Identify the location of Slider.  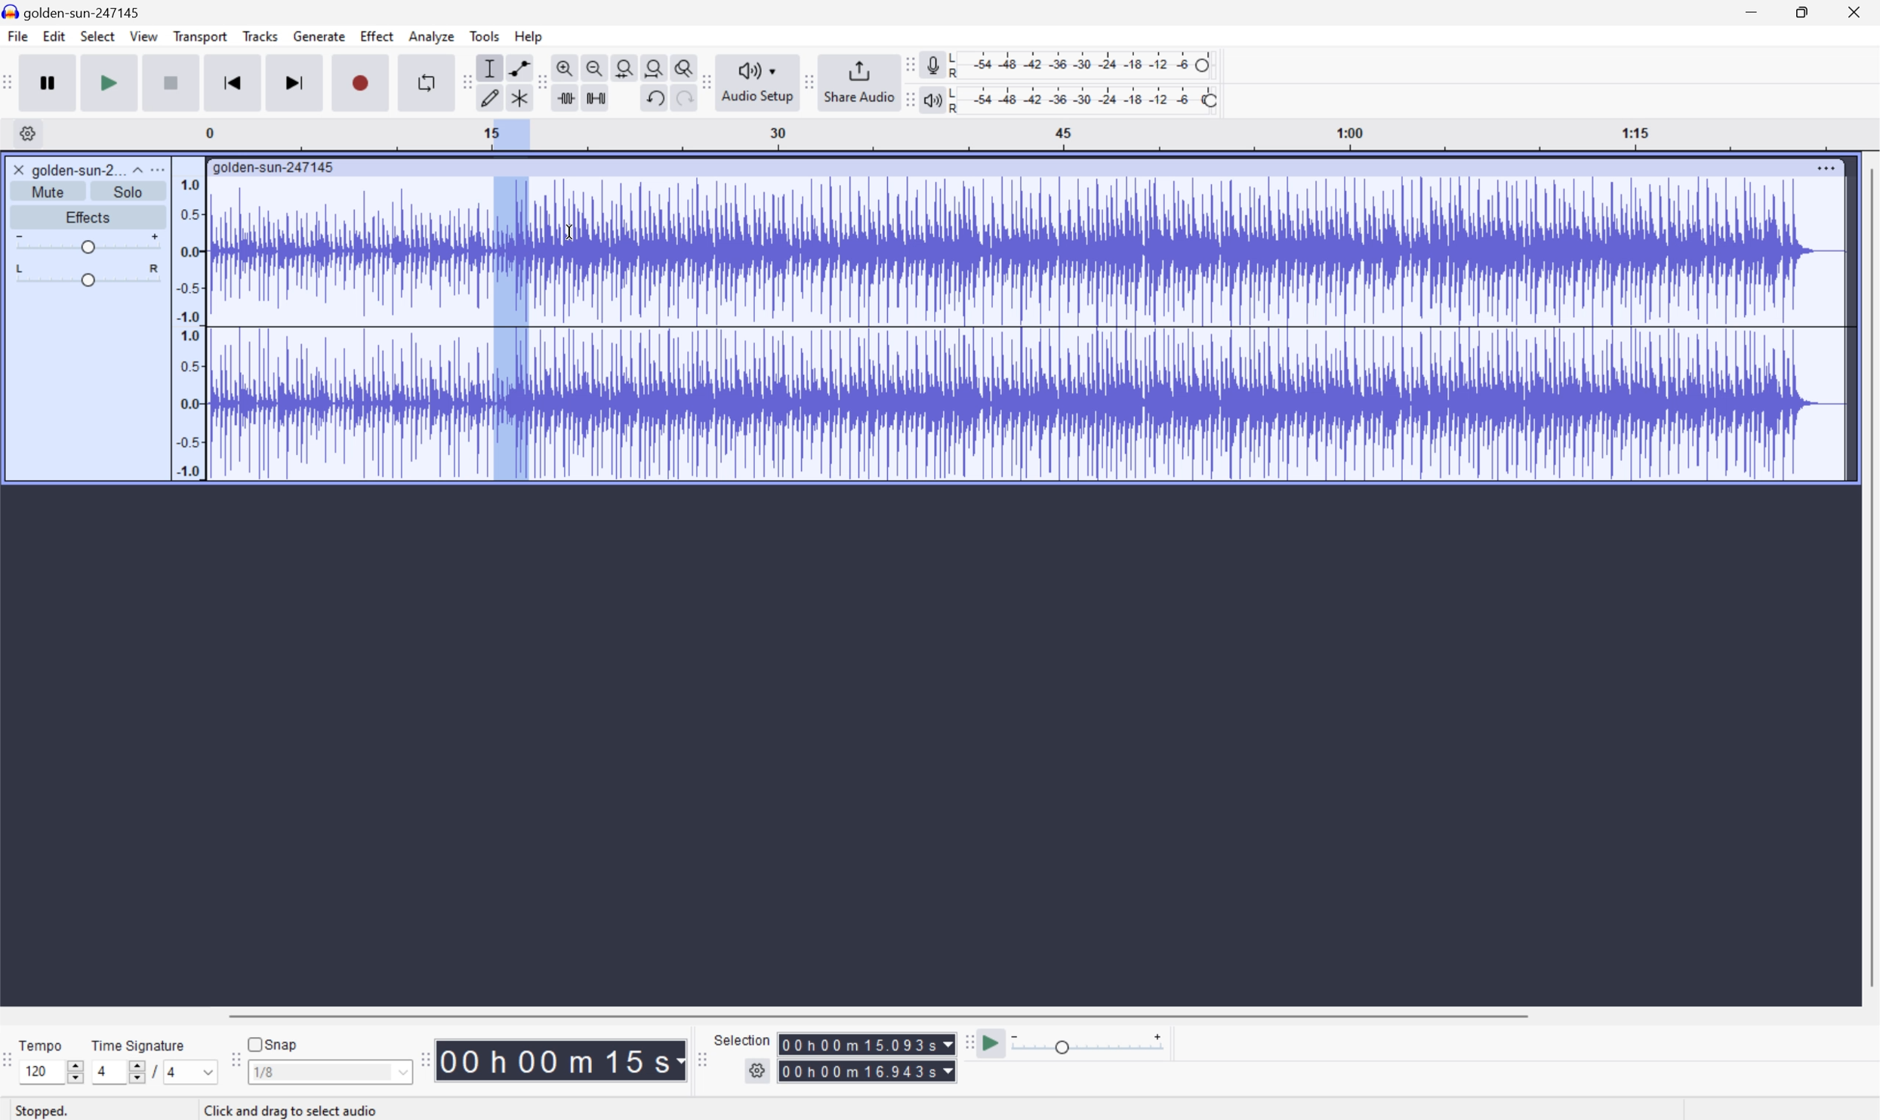
(86, 277).